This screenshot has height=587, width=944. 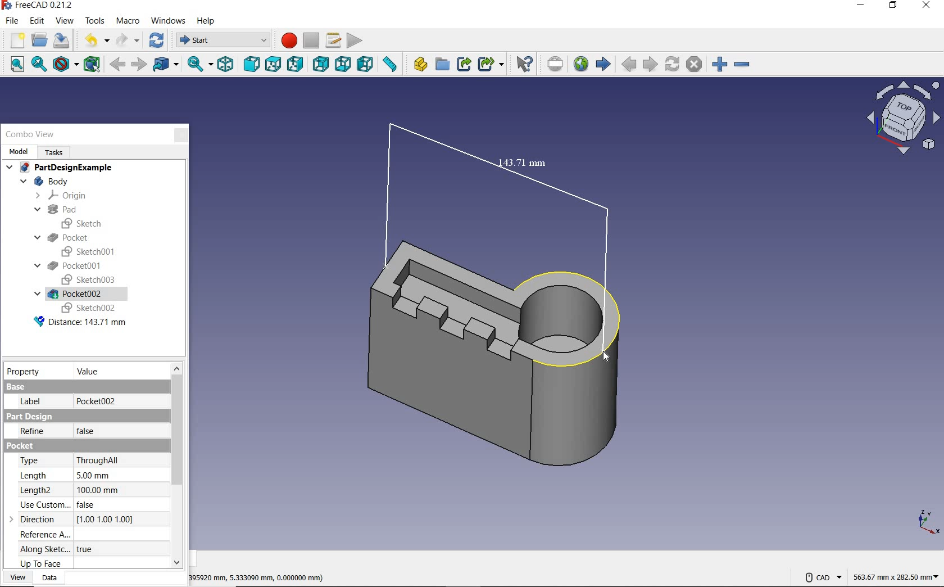 I want to click on throughall, so click(x=99, y=460).